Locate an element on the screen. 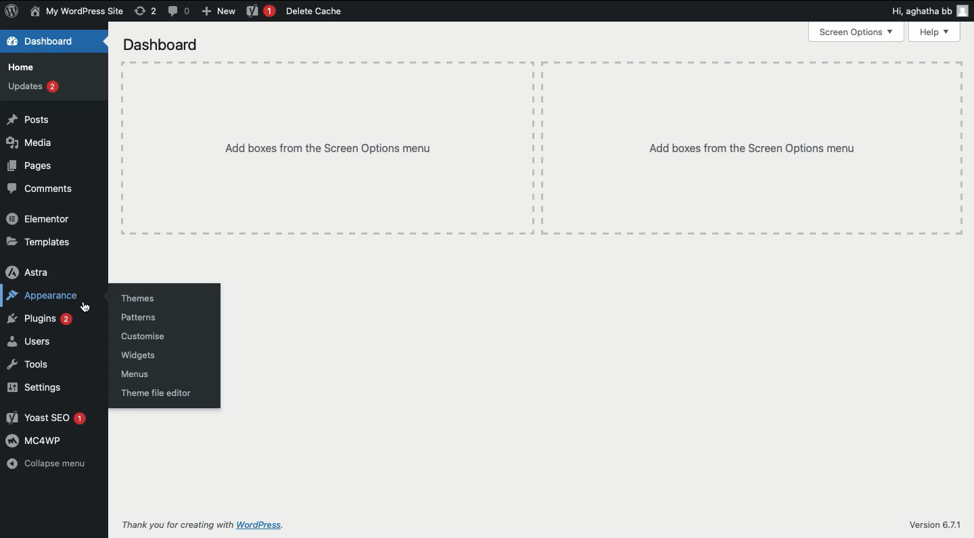 The image size is (974, 538). comments is located at coordinates (180, 12).